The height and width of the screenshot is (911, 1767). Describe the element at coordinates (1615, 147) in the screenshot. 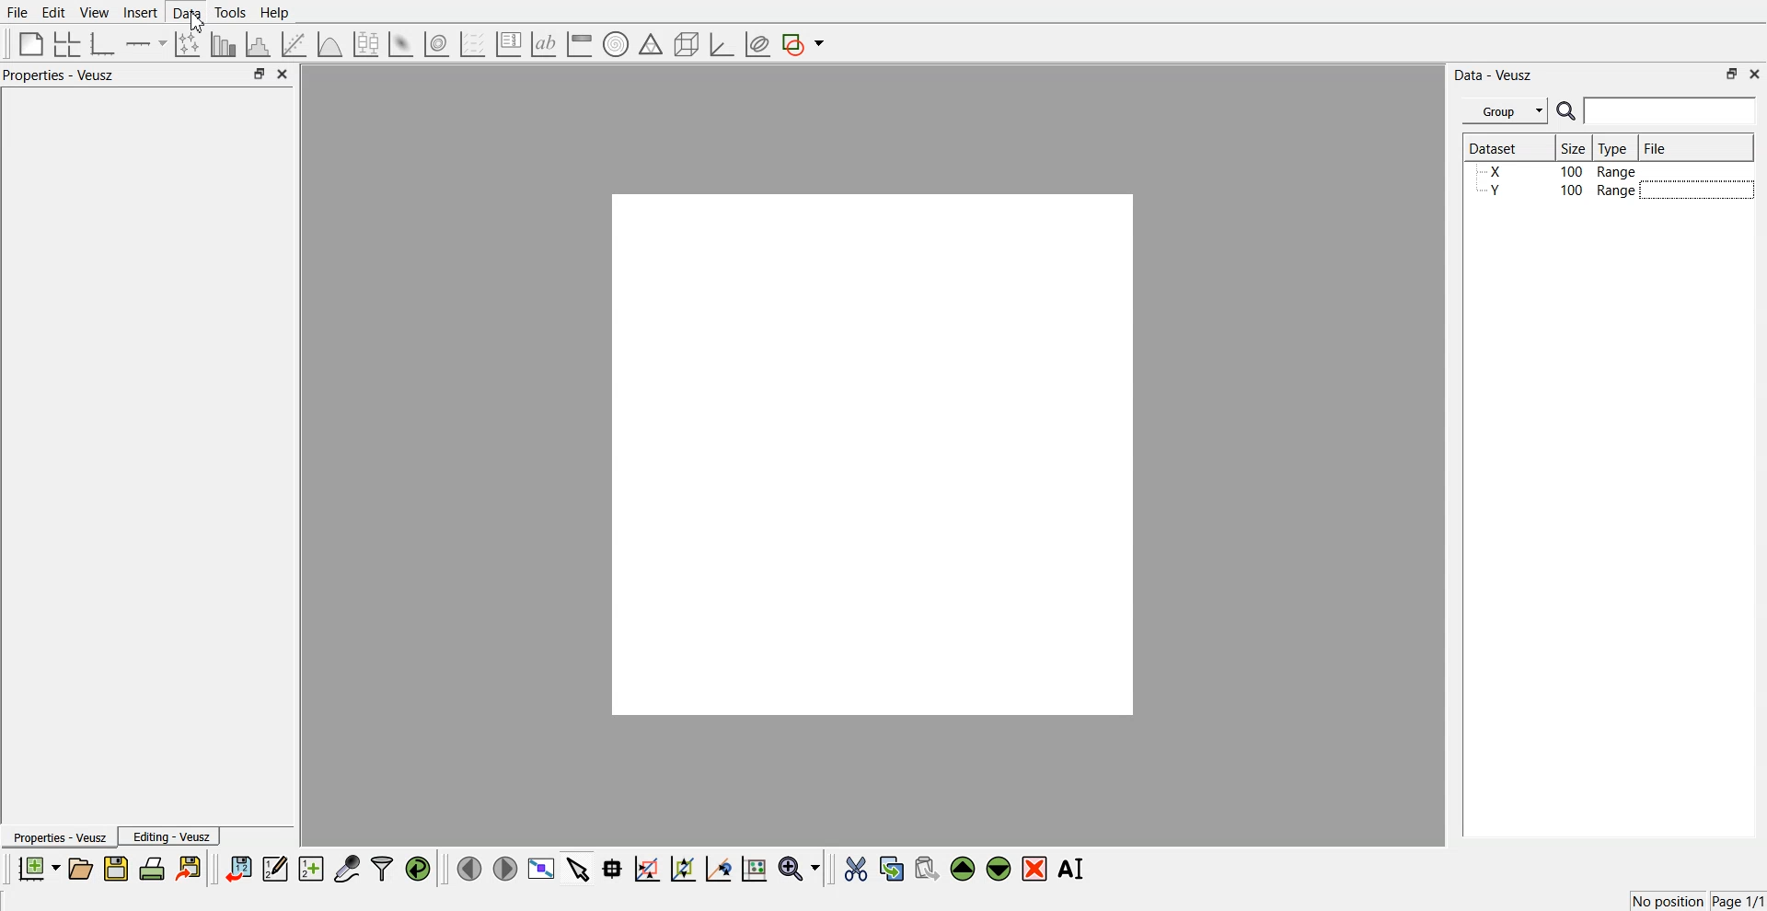

I see `Type` at that location.